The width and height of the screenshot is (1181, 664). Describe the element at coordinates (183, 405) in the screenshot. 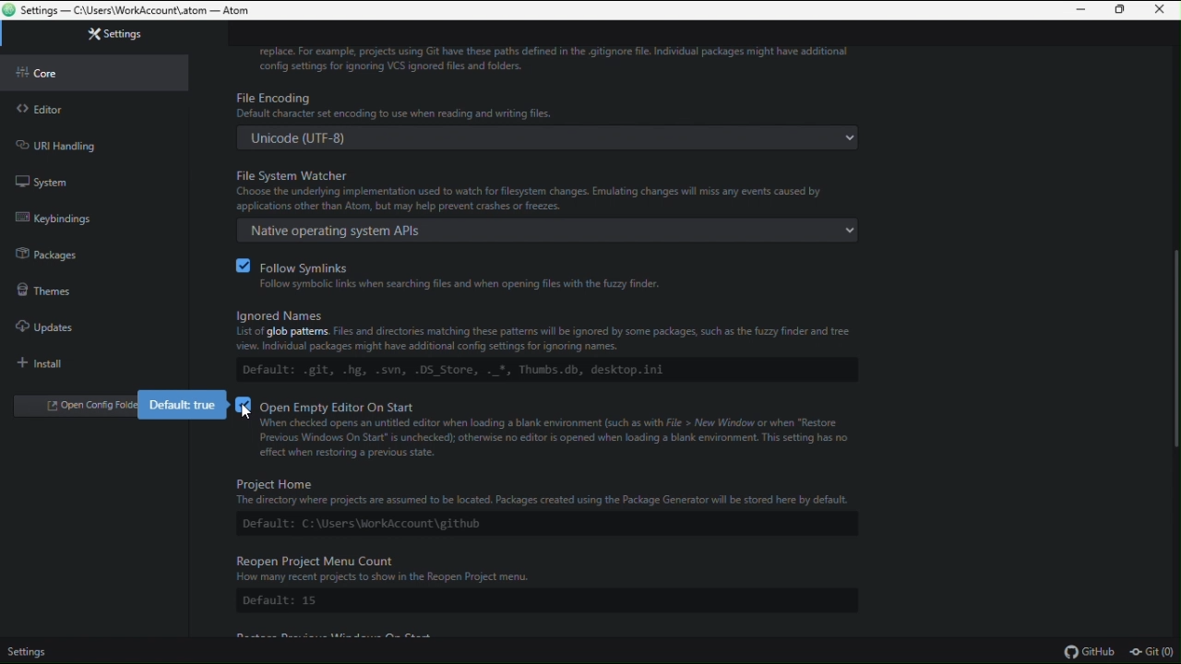

I see `default value` at that location.